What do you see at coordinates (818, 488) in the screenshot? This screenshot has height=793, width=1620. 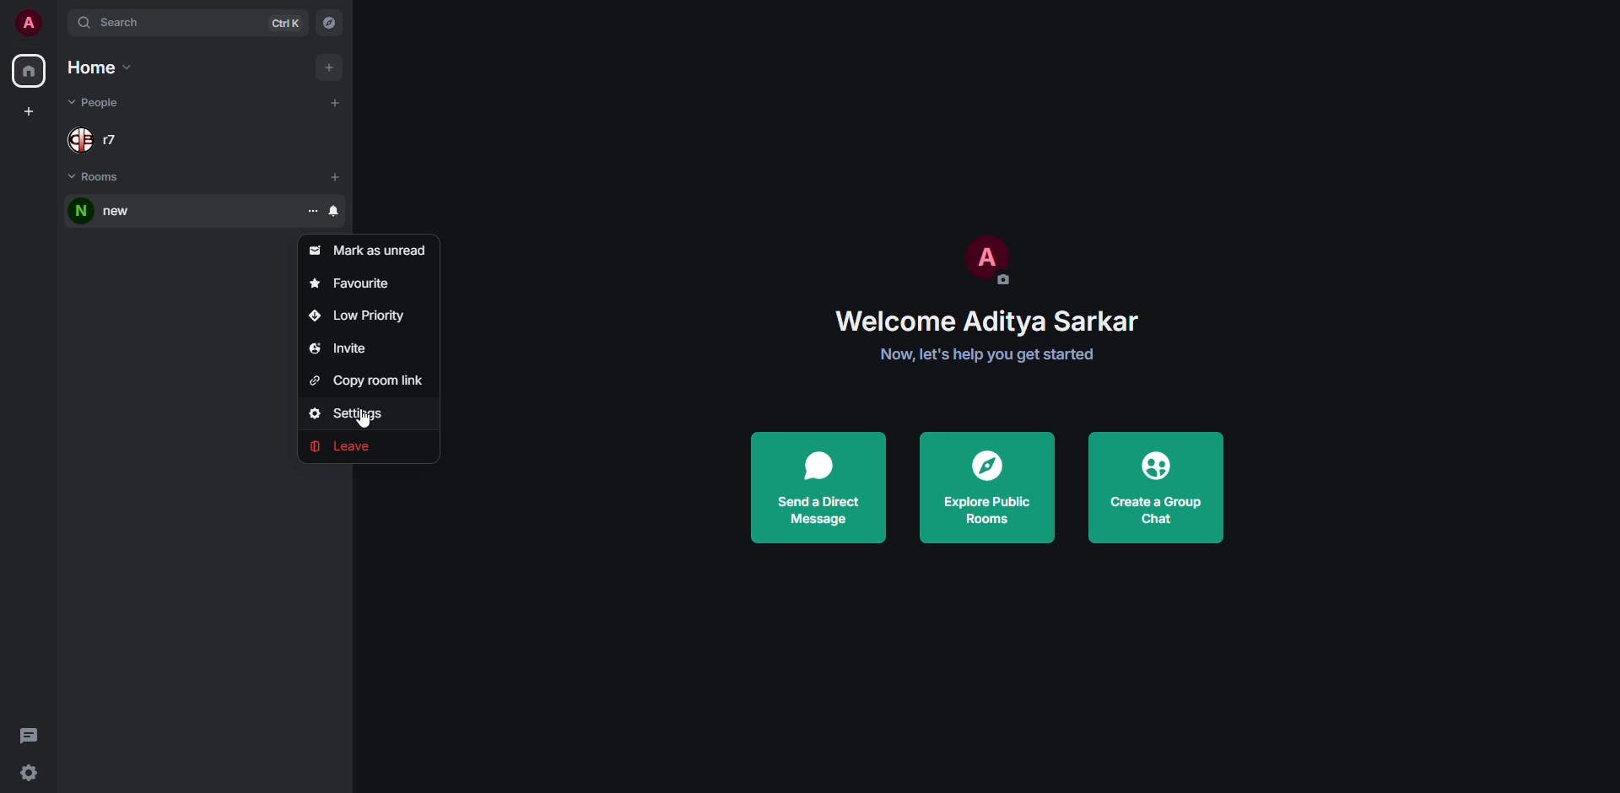 I see `send direct message` at bounding box center [818, 488].